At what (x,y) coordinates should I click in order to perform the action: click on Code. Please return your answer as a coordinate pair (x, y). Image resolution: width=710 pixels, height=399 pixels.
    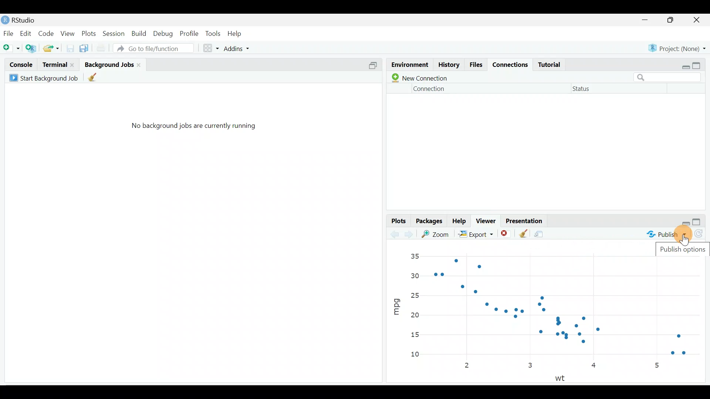
    Looking at the image, I should click on (47, 32).